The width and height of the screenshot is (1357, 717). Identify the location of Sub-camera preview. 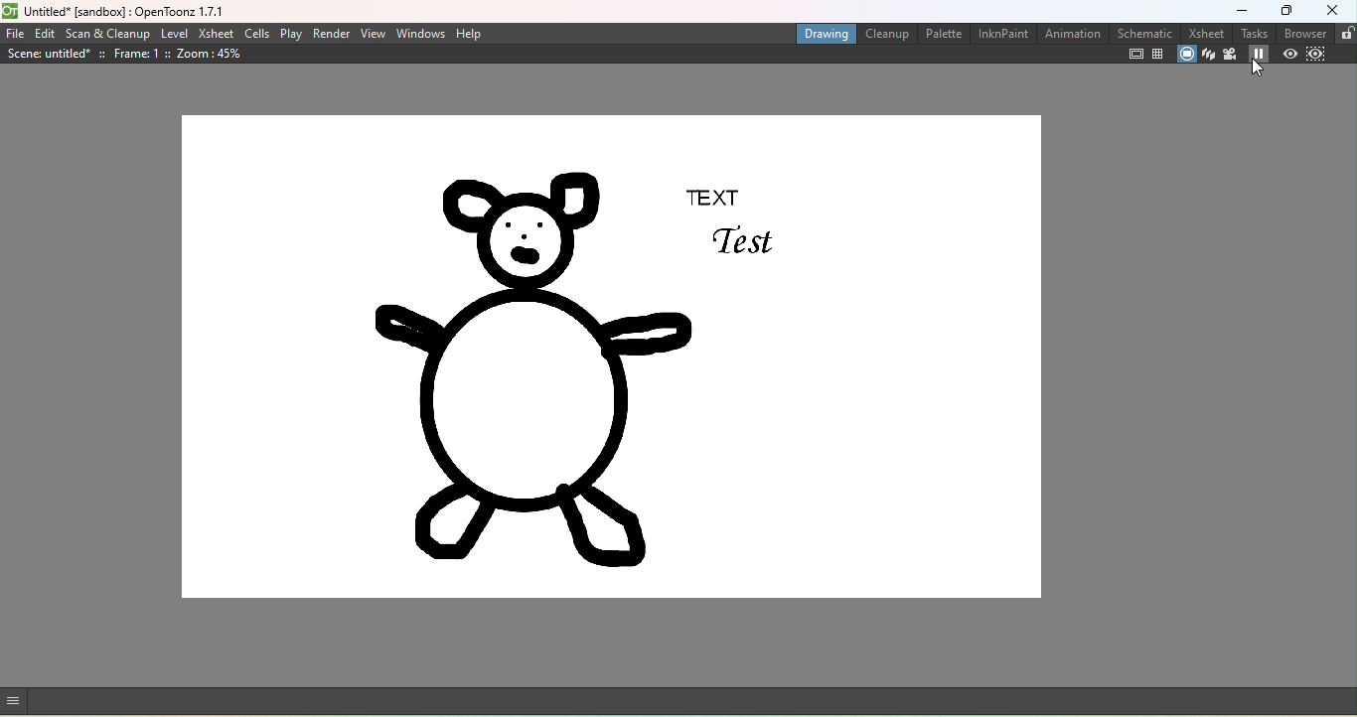
(1314, 55).